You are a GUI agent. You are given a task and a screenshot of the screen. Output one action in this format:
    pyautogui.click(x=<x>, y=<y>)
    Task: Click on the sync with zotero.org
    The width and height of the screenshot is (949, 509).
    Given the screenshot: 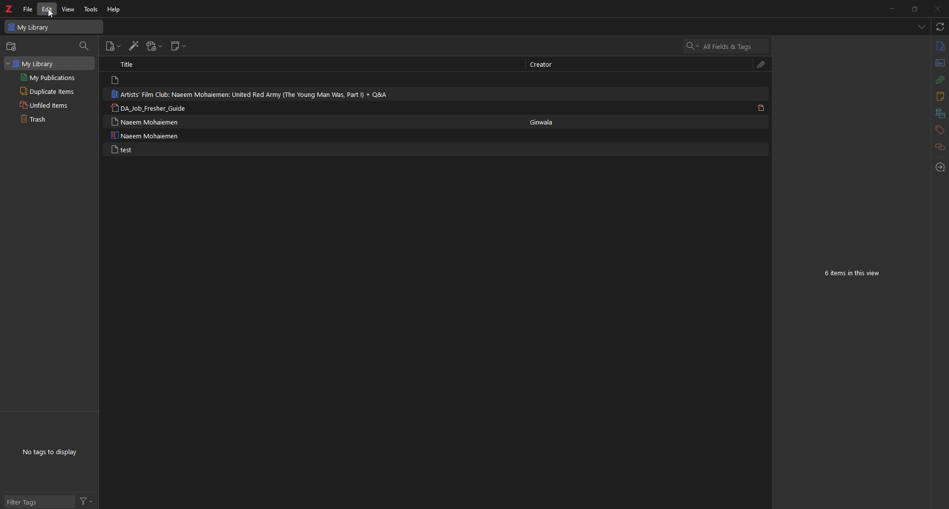 What is the action you would take?
    pyautogui.click(x=941, y=27)
    